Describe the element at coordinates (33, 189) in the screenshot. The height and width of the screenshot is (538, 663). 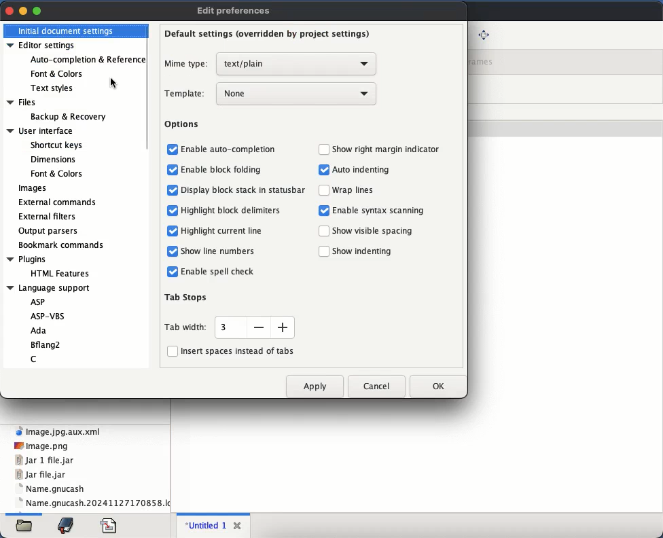
I see `images` at that location.